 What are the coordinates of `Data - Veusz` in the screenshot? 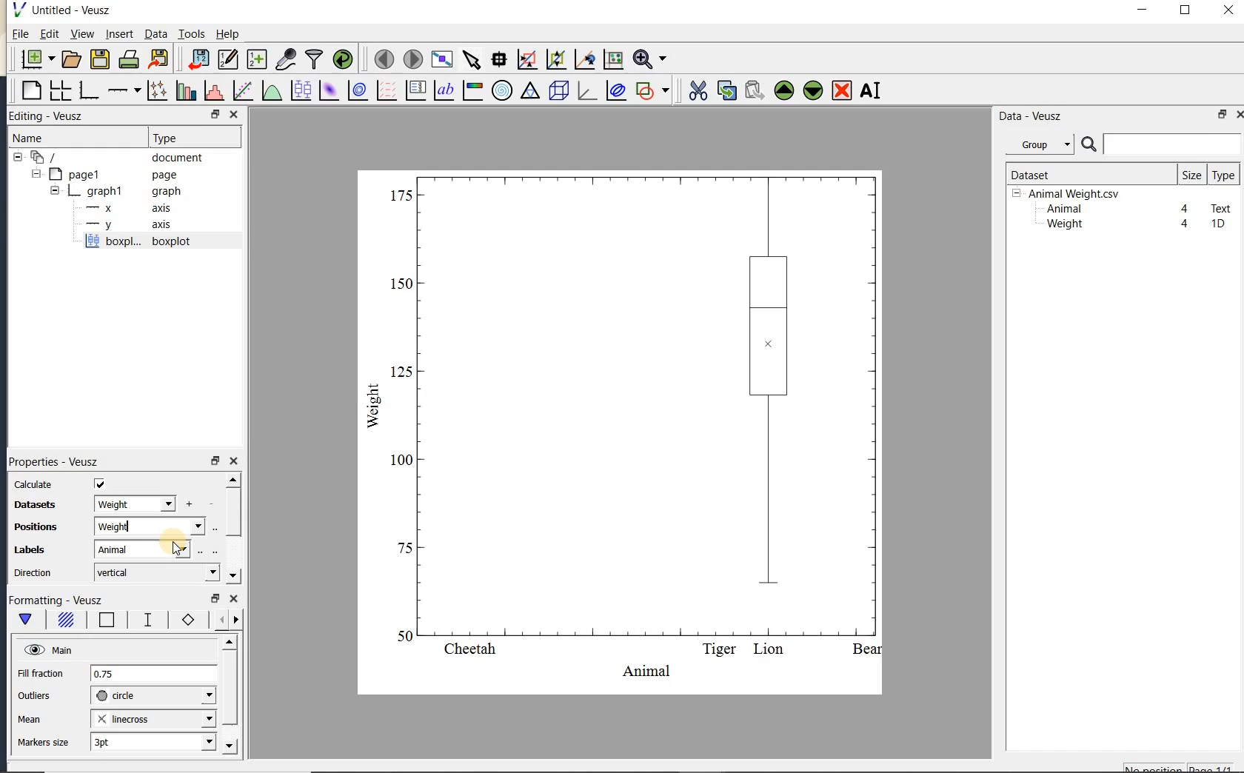 It's located at (1043, 145).